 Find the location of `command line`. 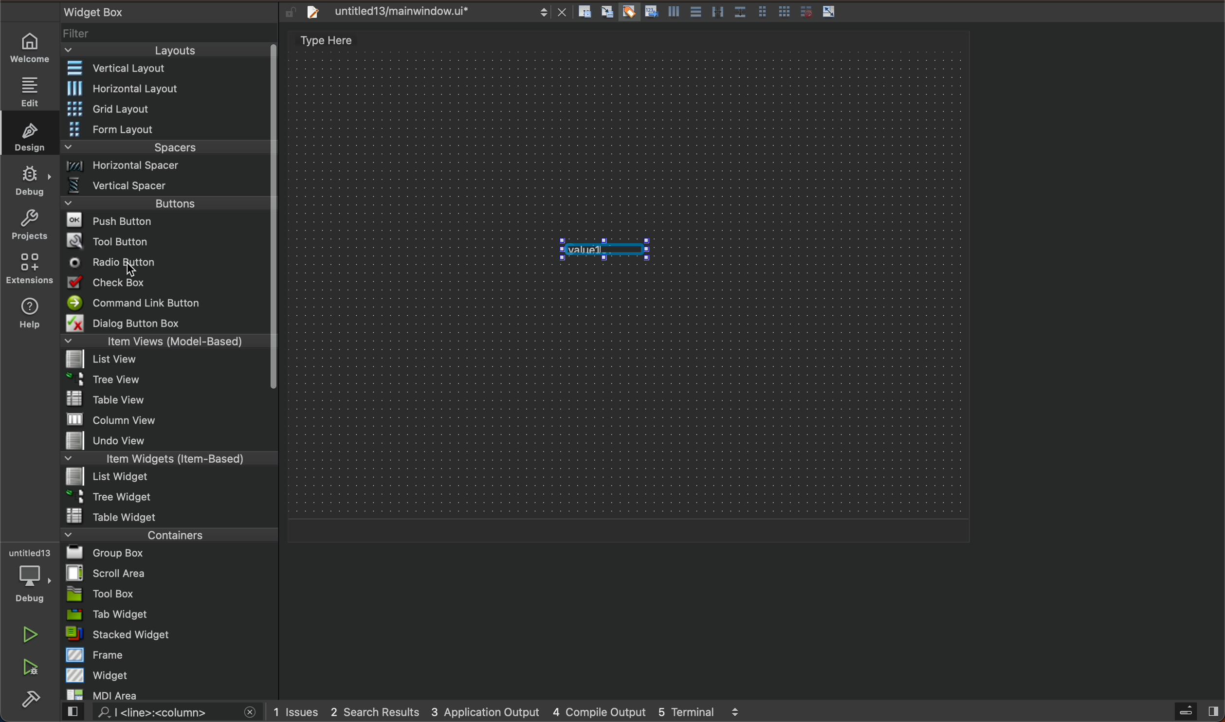

command line is located at coordinates (165, 304).